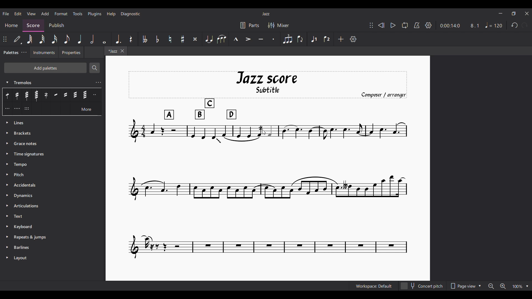 This screenshot has height=299, width=532. What do you see at coordinates (52, 227) in the screenshot?
I see `Keyboard ` at bounding box center [52, 227].